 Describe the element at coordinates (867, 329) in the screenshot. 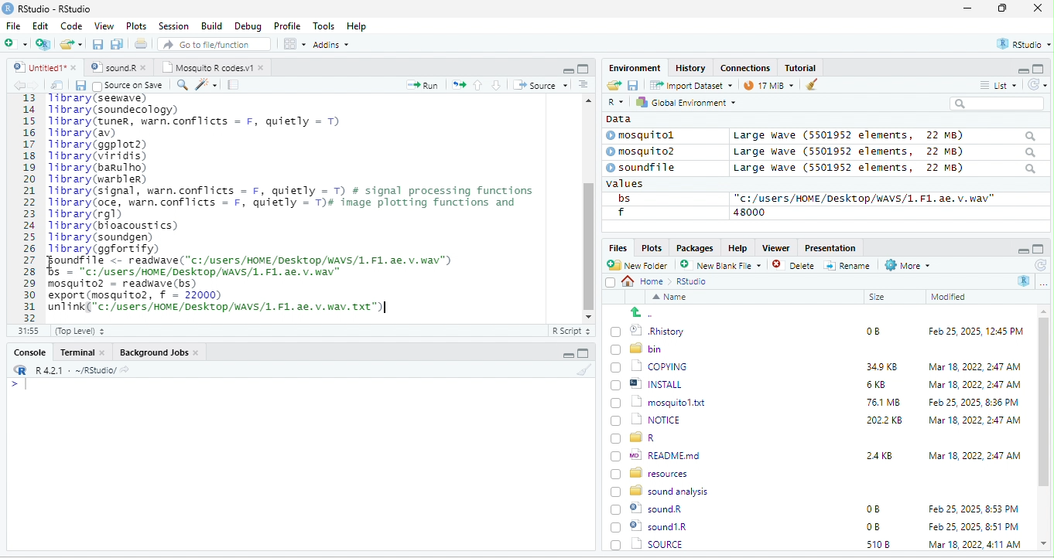

I see `0B` at that location.